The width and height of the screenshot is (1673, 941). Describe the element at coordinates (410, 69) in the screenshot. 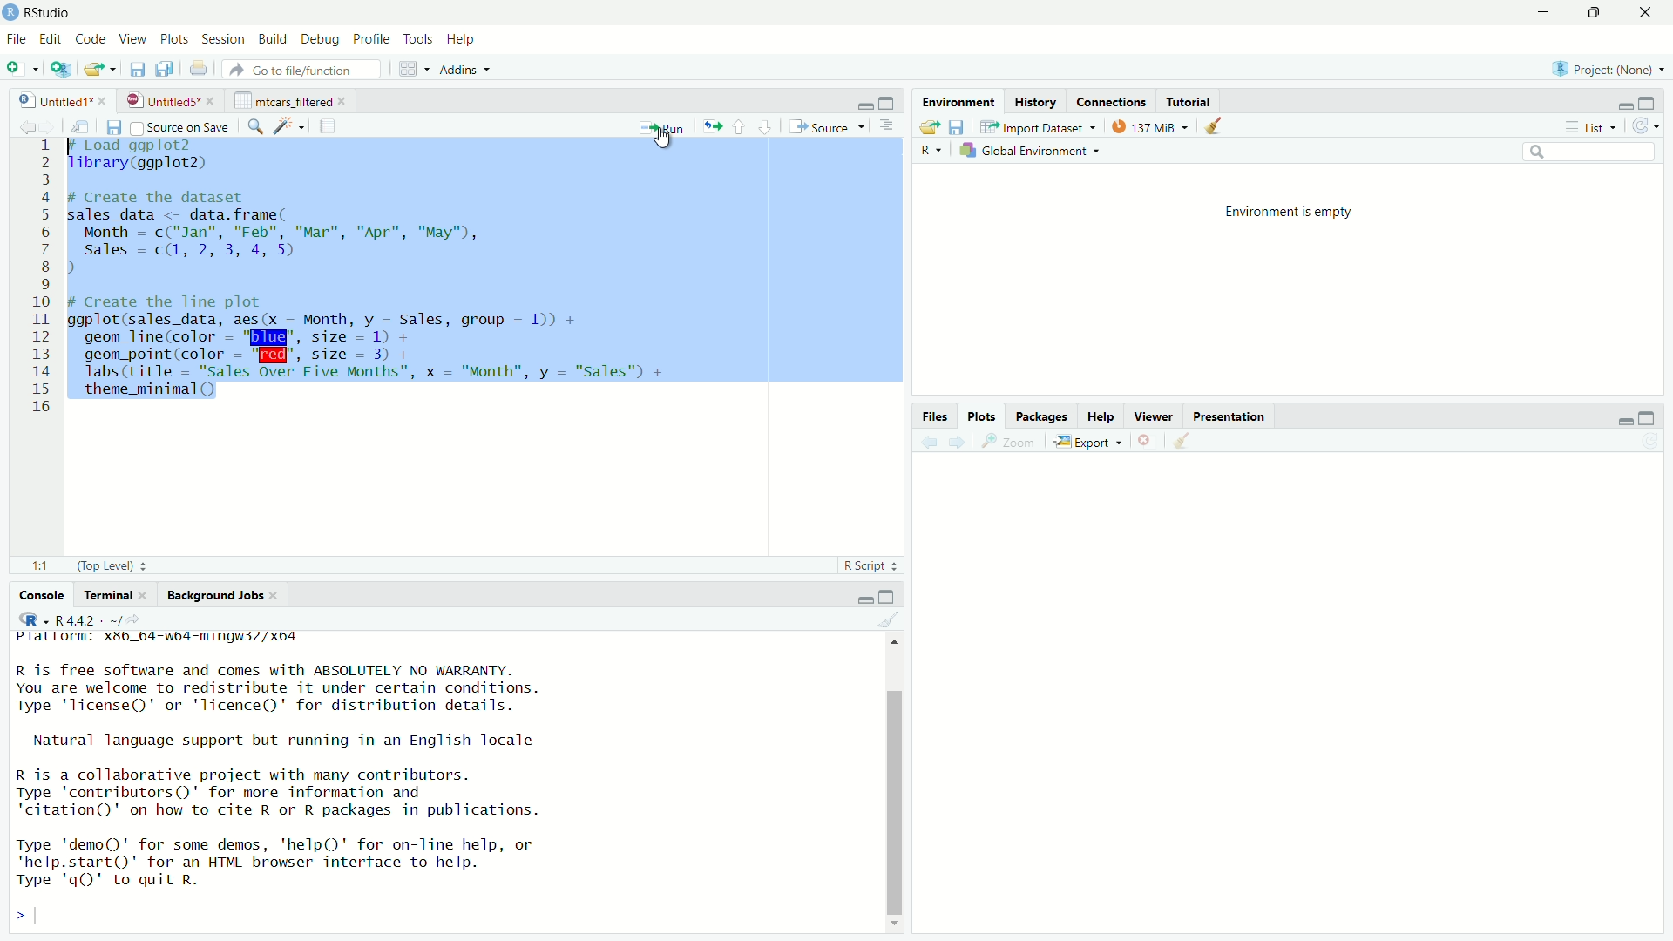

I see `workspace panes` at that location.